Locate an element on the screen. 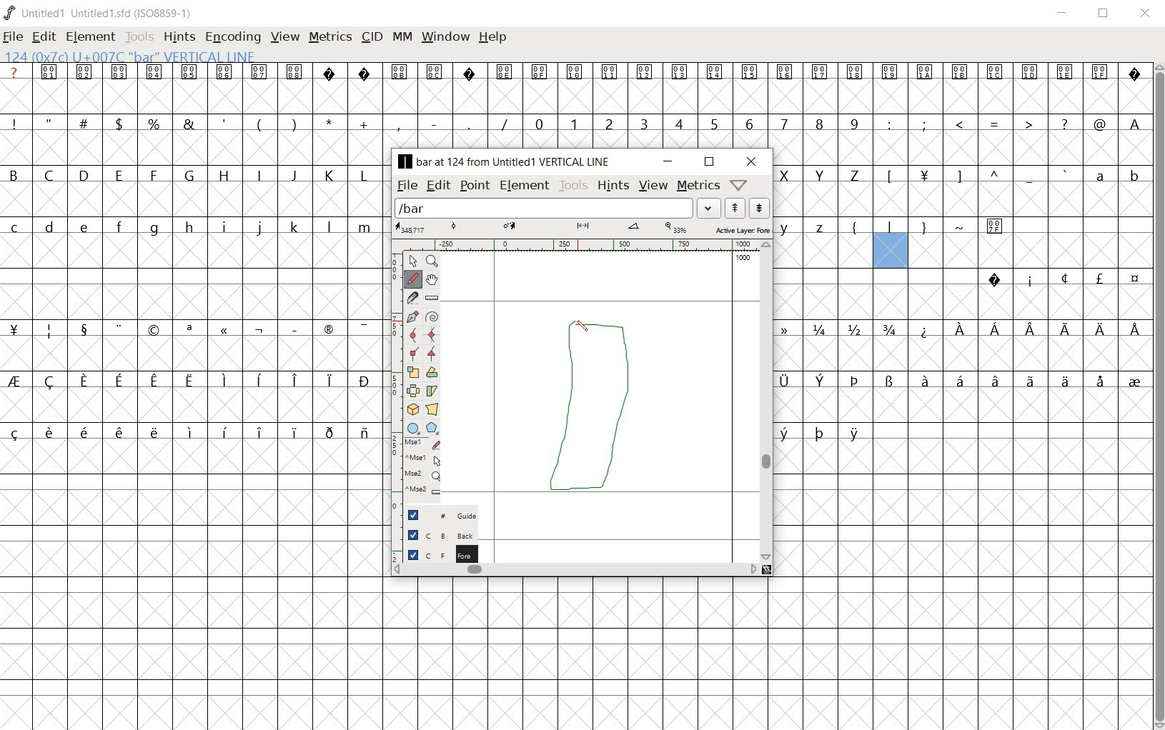  hints is located at coordinates (613, 185).